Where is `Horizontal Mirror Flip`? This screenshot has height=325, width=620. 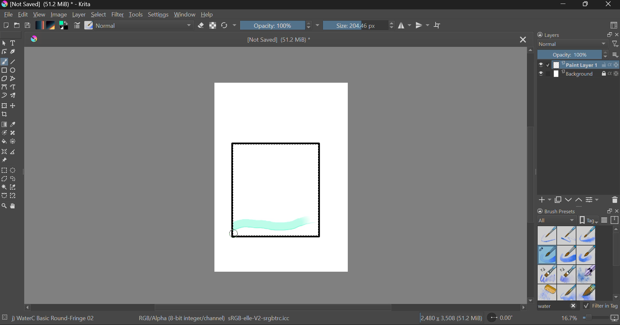 Horizontal Mirror Flip is located at coordinates (424, 26).